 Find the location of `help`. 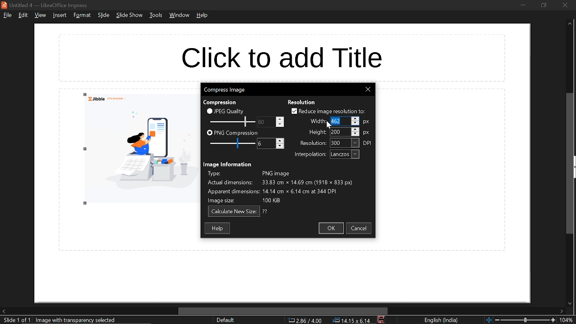

help is located at coordinates (203, 15).